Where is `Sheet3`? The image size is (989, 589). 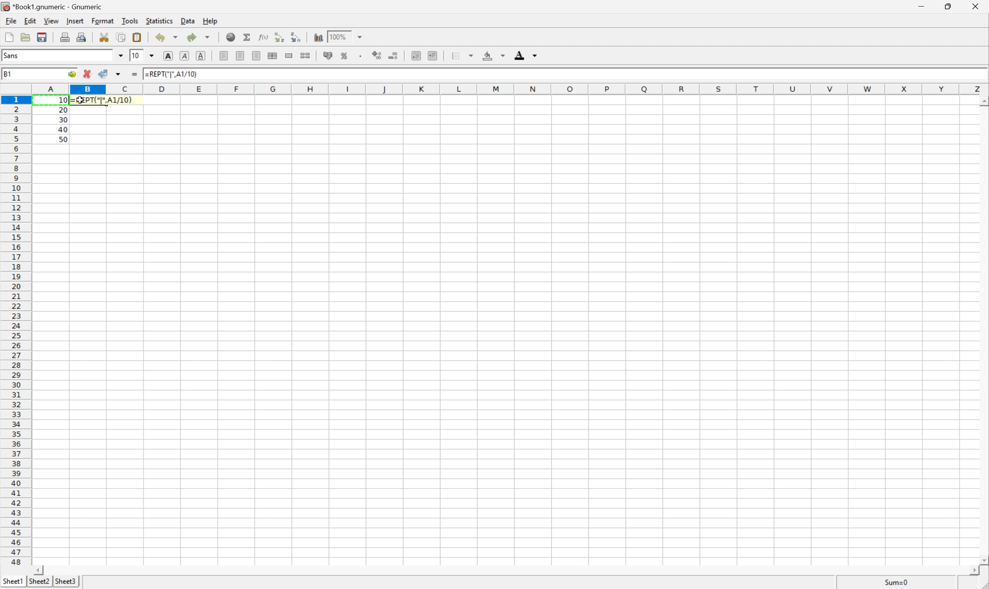
Sheet3 is located at coordinates (66, 582).